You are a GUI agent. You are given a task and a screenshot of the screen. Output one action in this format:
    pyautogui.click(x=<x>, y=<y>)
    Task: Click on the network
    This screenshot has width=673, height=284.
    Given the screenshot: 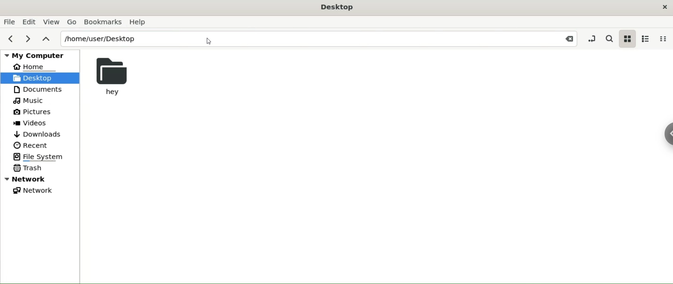 What is the action you would take?
    pyautogui.click(x=34, y=190)
    